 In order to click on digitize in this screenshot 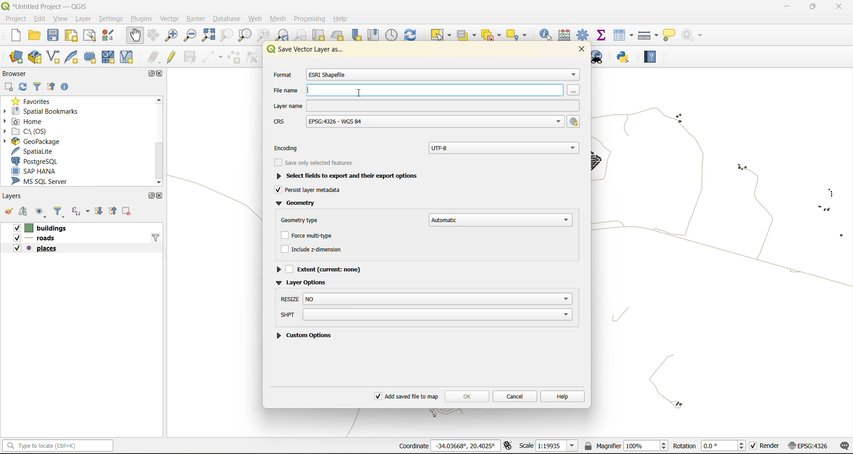, I will do `click(211, 57)`.